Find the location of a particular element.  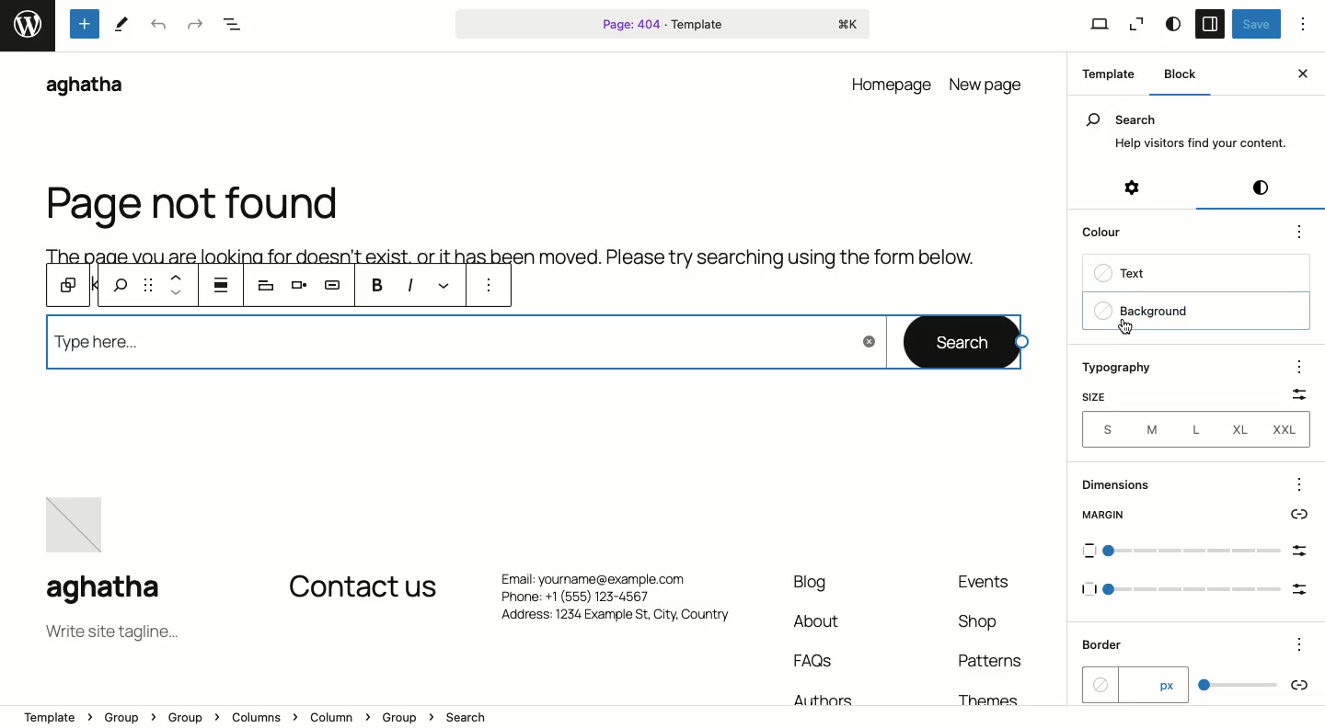

Phone: +1 (555) 123-4567 is located at coordinates (612, 597).